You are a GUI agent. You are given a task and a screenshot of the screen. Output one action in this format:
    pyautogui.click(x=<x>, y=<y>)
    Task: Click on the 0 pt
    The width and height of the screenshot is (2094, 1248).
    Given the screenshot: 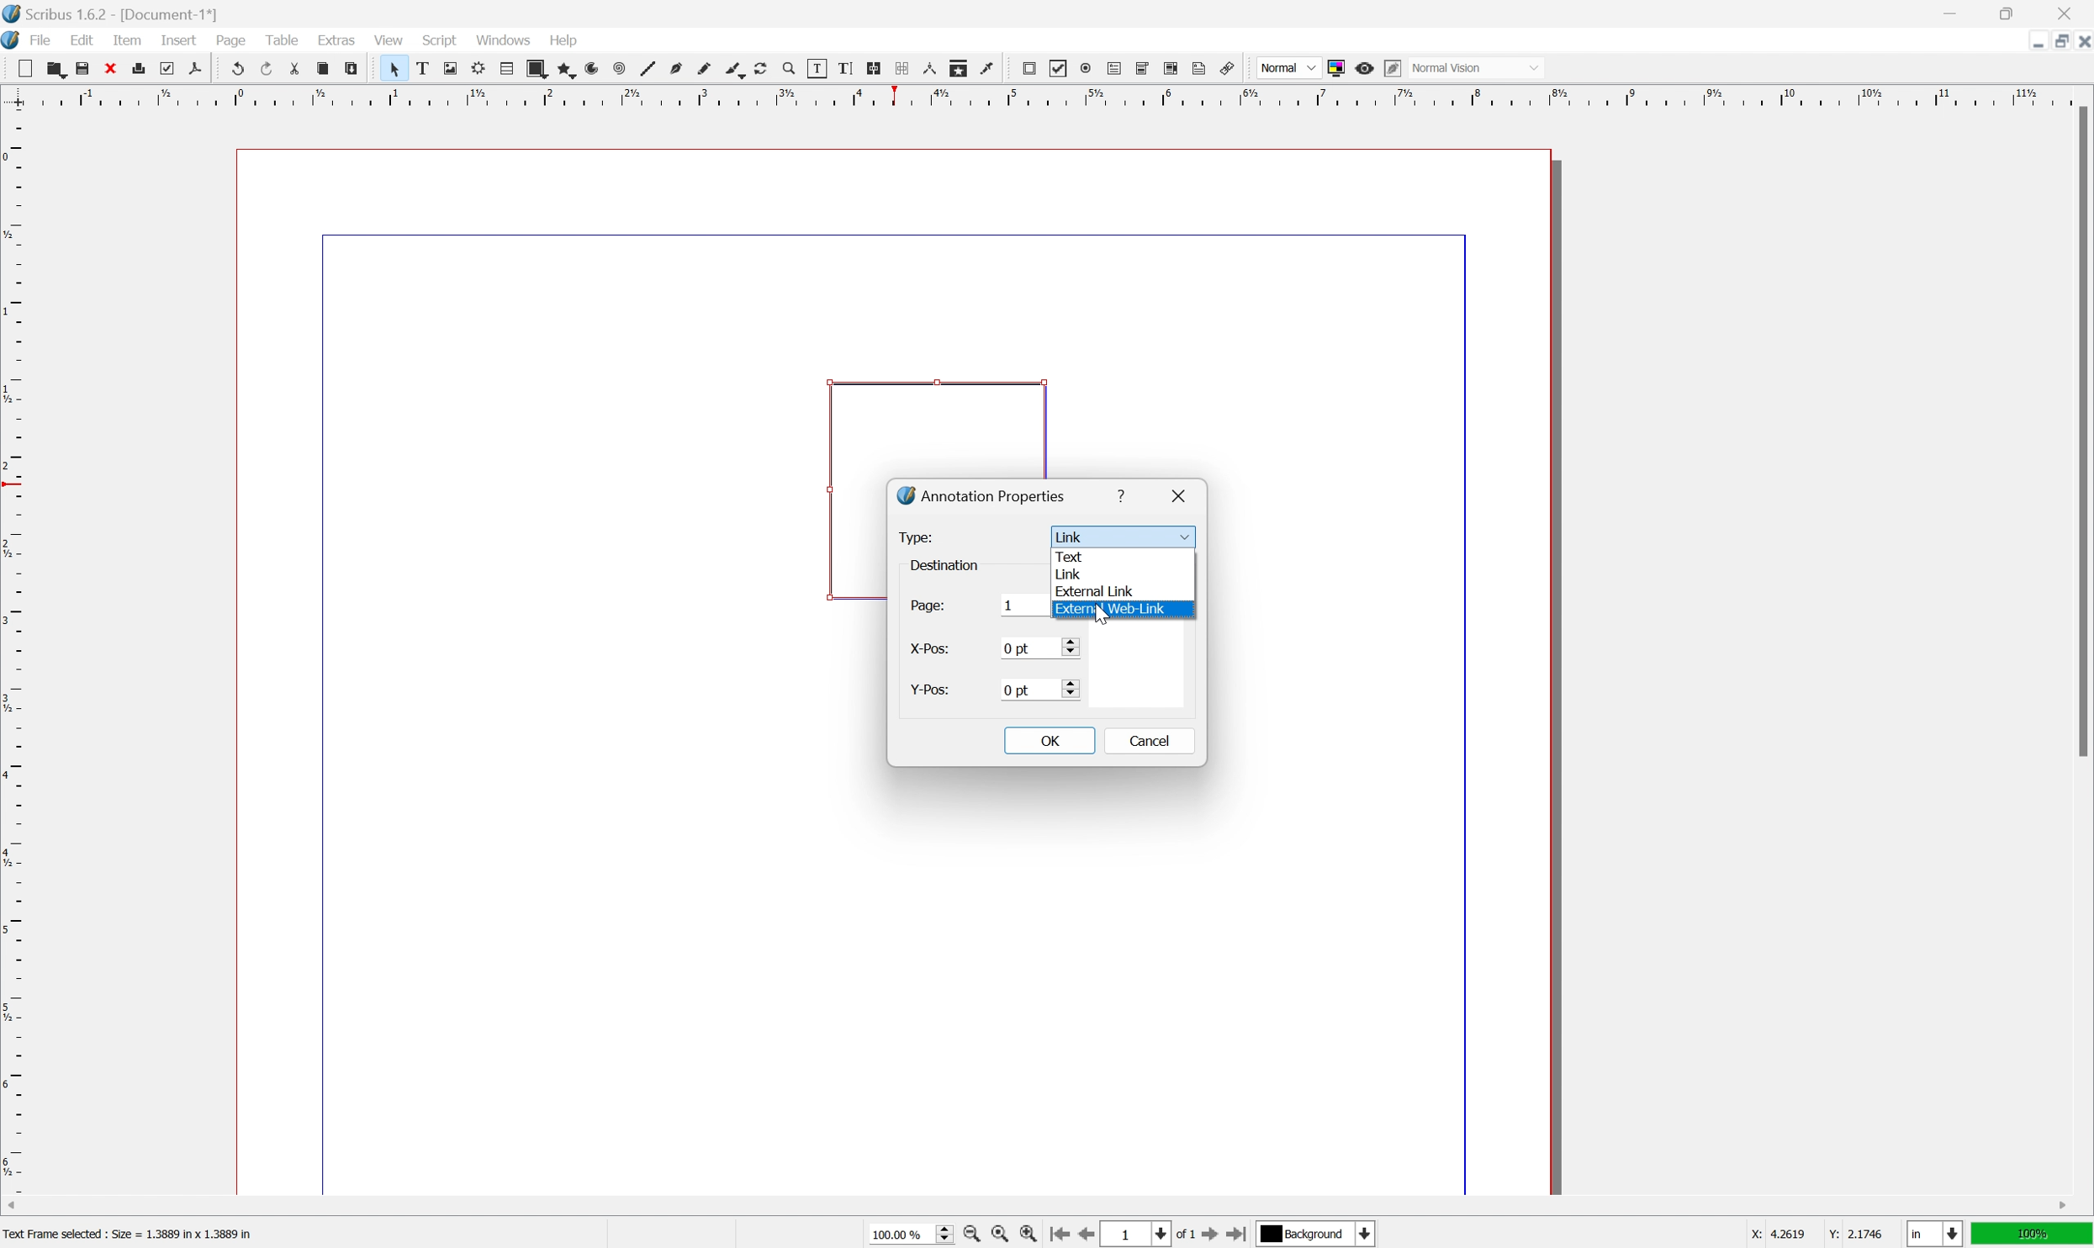 What is the action you would take?
    pyautogui.click(x=1040, y=690)
    